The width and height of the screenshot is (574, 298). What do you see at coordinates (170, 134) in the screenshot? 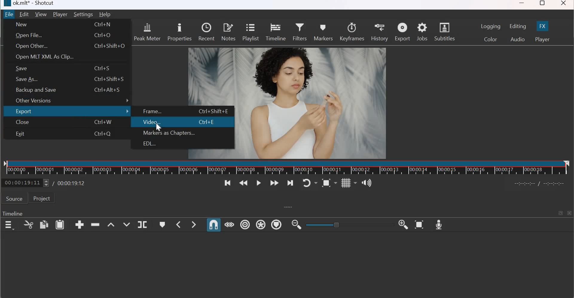
I see `Markers as chapters` at bounding box center [170, 134].